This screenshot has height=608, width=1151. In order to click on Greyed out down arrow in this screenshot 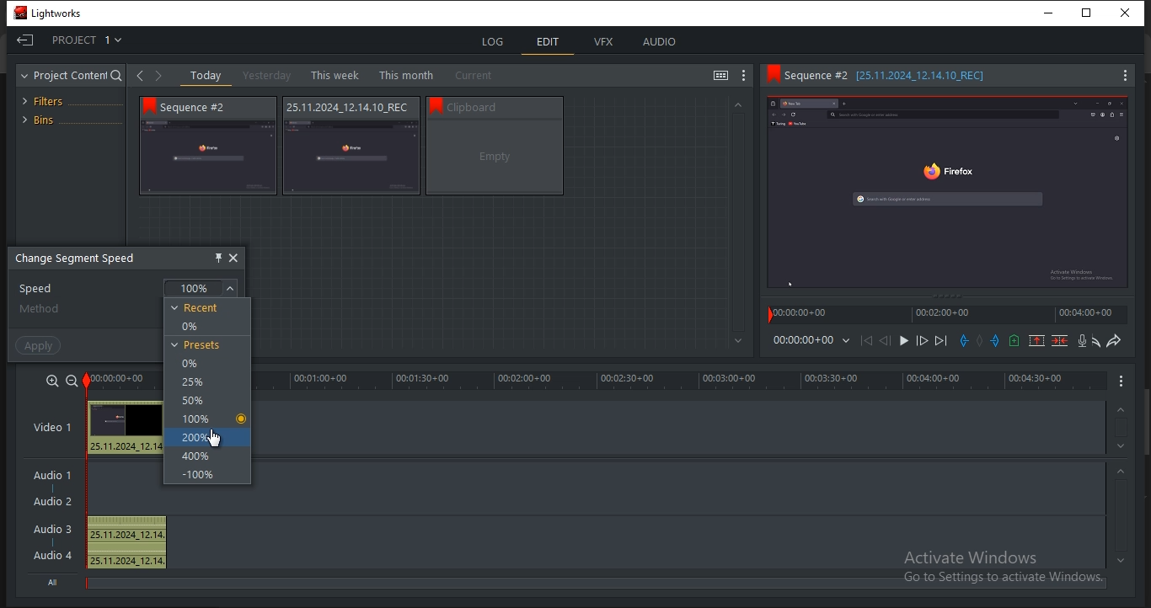, I will do `click(737, 342)`.